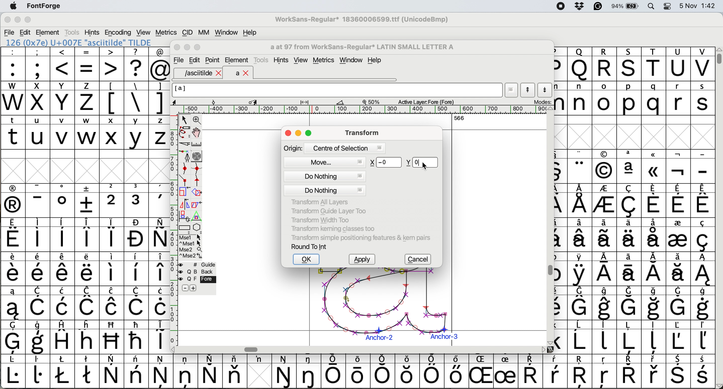 This screenshot has width=723, height=389. I want to click on window, so click(352, 61).